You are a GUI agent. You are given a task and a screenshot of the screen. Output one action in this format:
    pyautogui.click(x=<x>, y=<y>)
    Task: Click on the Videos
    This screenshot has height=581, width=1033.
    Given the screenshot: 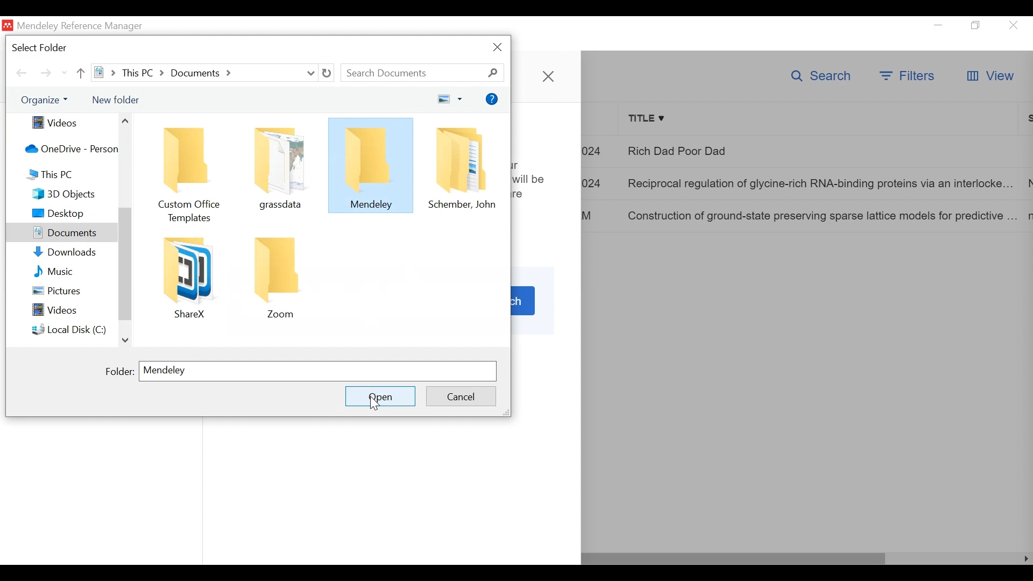 What is the action you would take?
    pyautogui.click(x=70, y=310)
    